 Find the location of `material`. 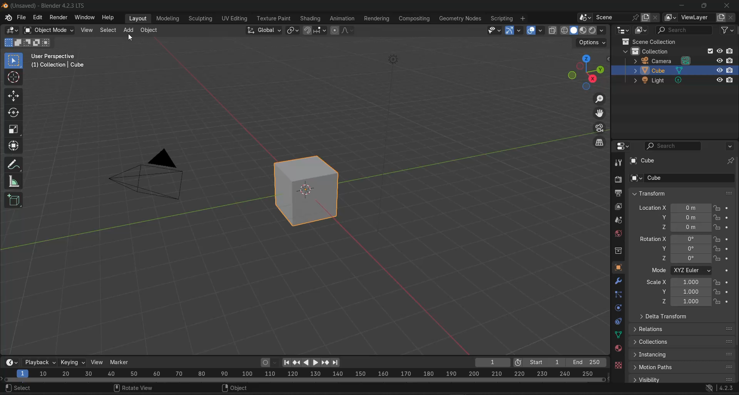

material is located at coordinates (618, 348).